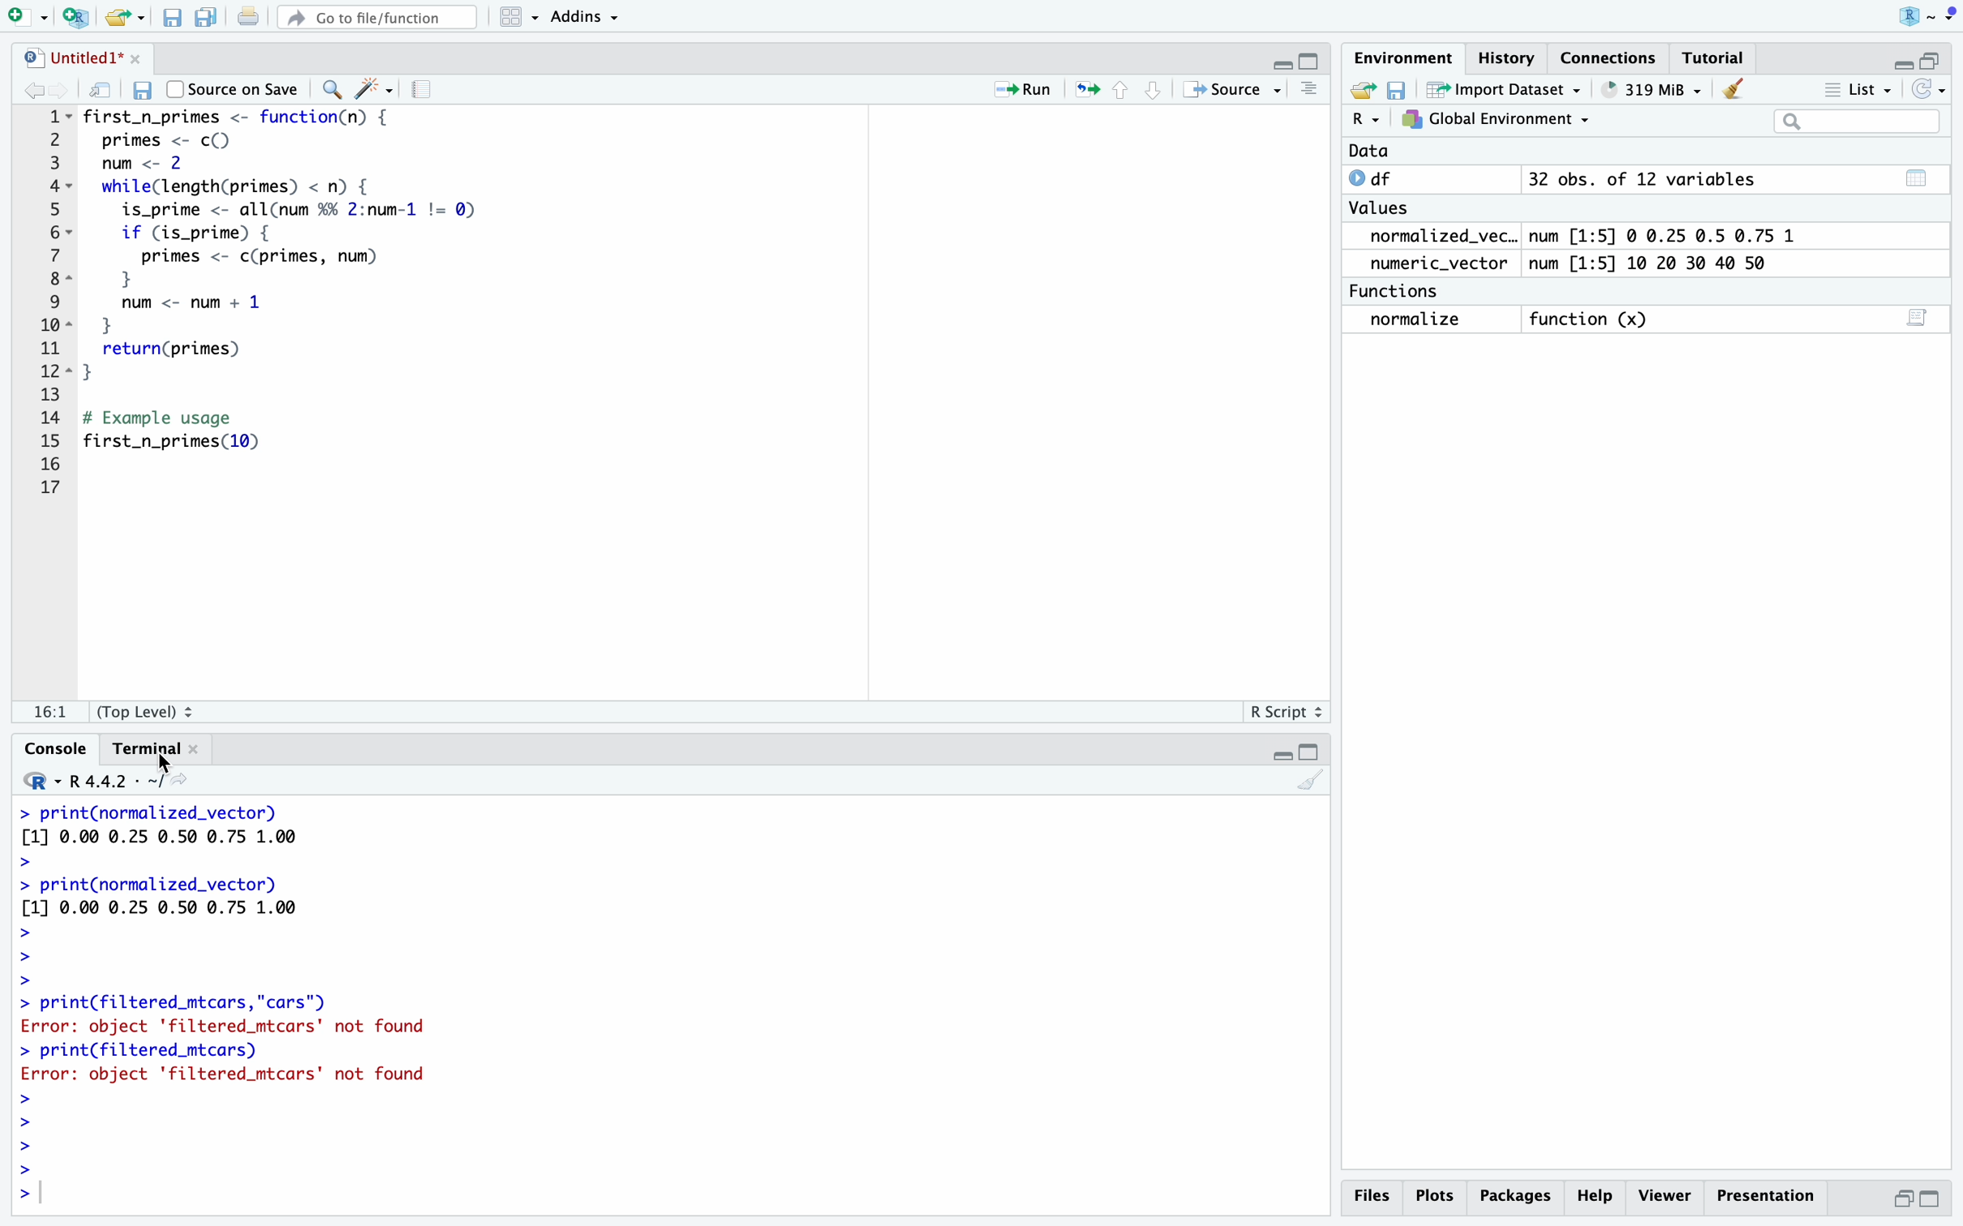 Image resolution: width=1963 pixels, height=1226 pixels. Describe the element at coordinates (1592, 264) in the screenshot. I see `numeric_vector num [1:5] 10 20 30 40 50` at that location.